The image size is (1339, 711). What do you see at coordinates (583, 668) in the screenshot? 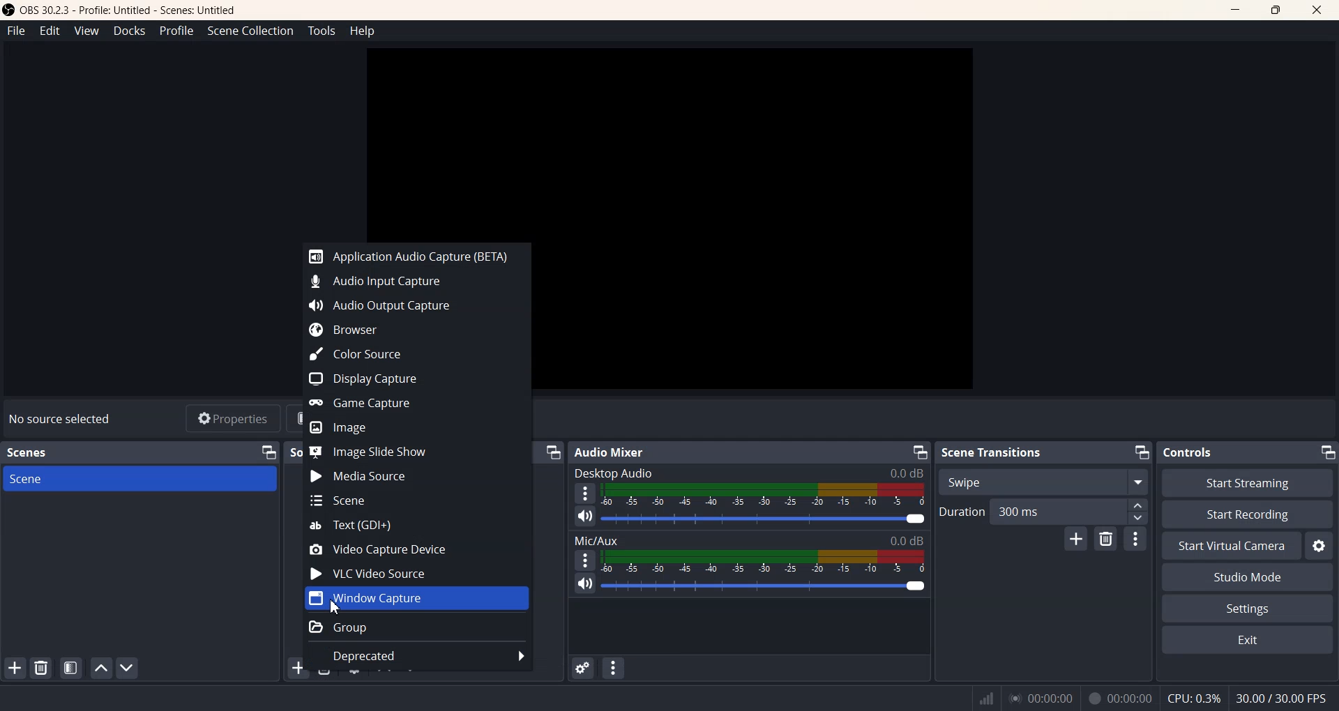
I see `Advance Audio properties` at bounding box center [583, 668].